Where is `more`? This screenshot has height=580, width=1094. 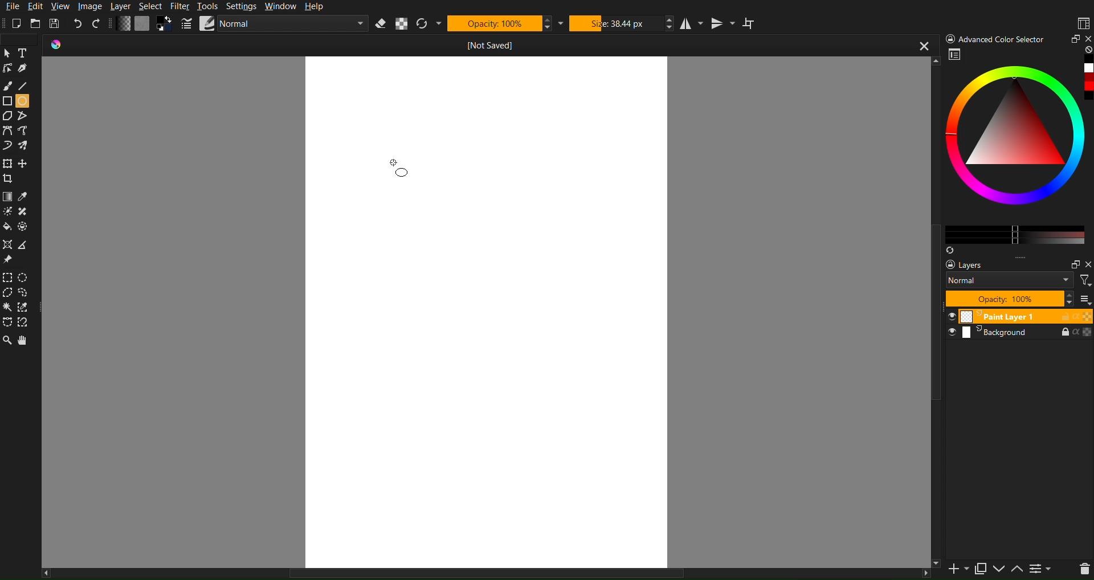
more is located at coordinates (1086, 298).